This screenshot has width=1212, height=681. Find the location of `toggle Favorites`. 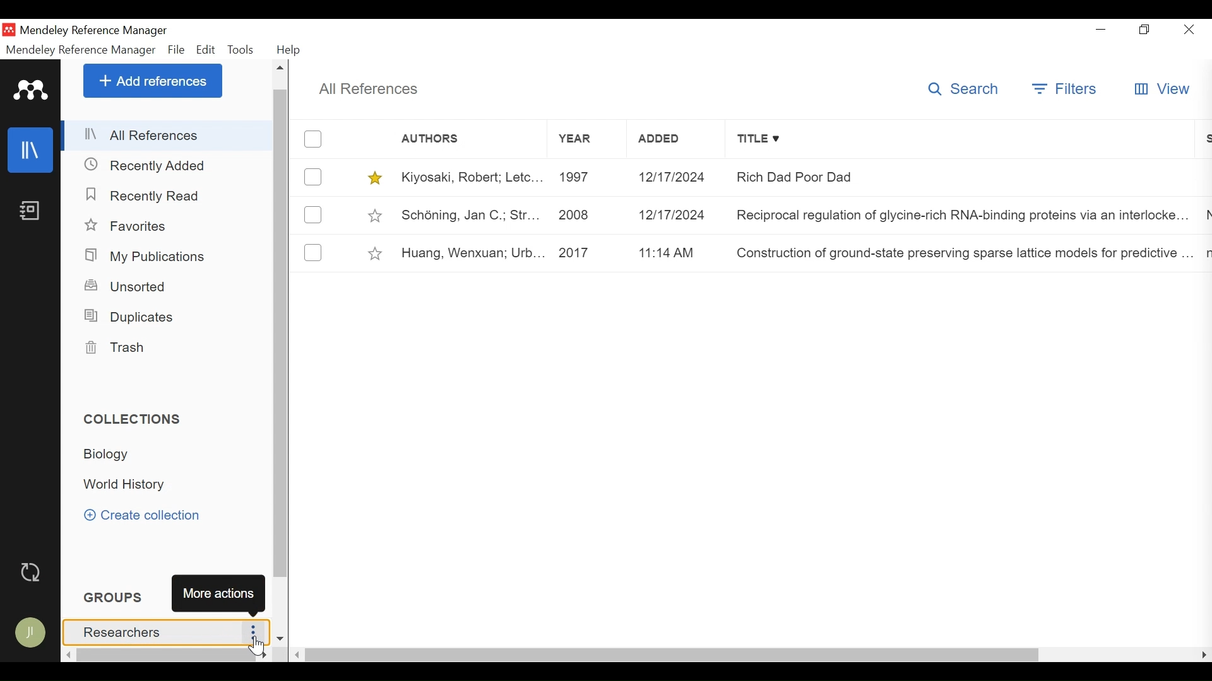

toggle Favorites is located at coordinates (377, 253).